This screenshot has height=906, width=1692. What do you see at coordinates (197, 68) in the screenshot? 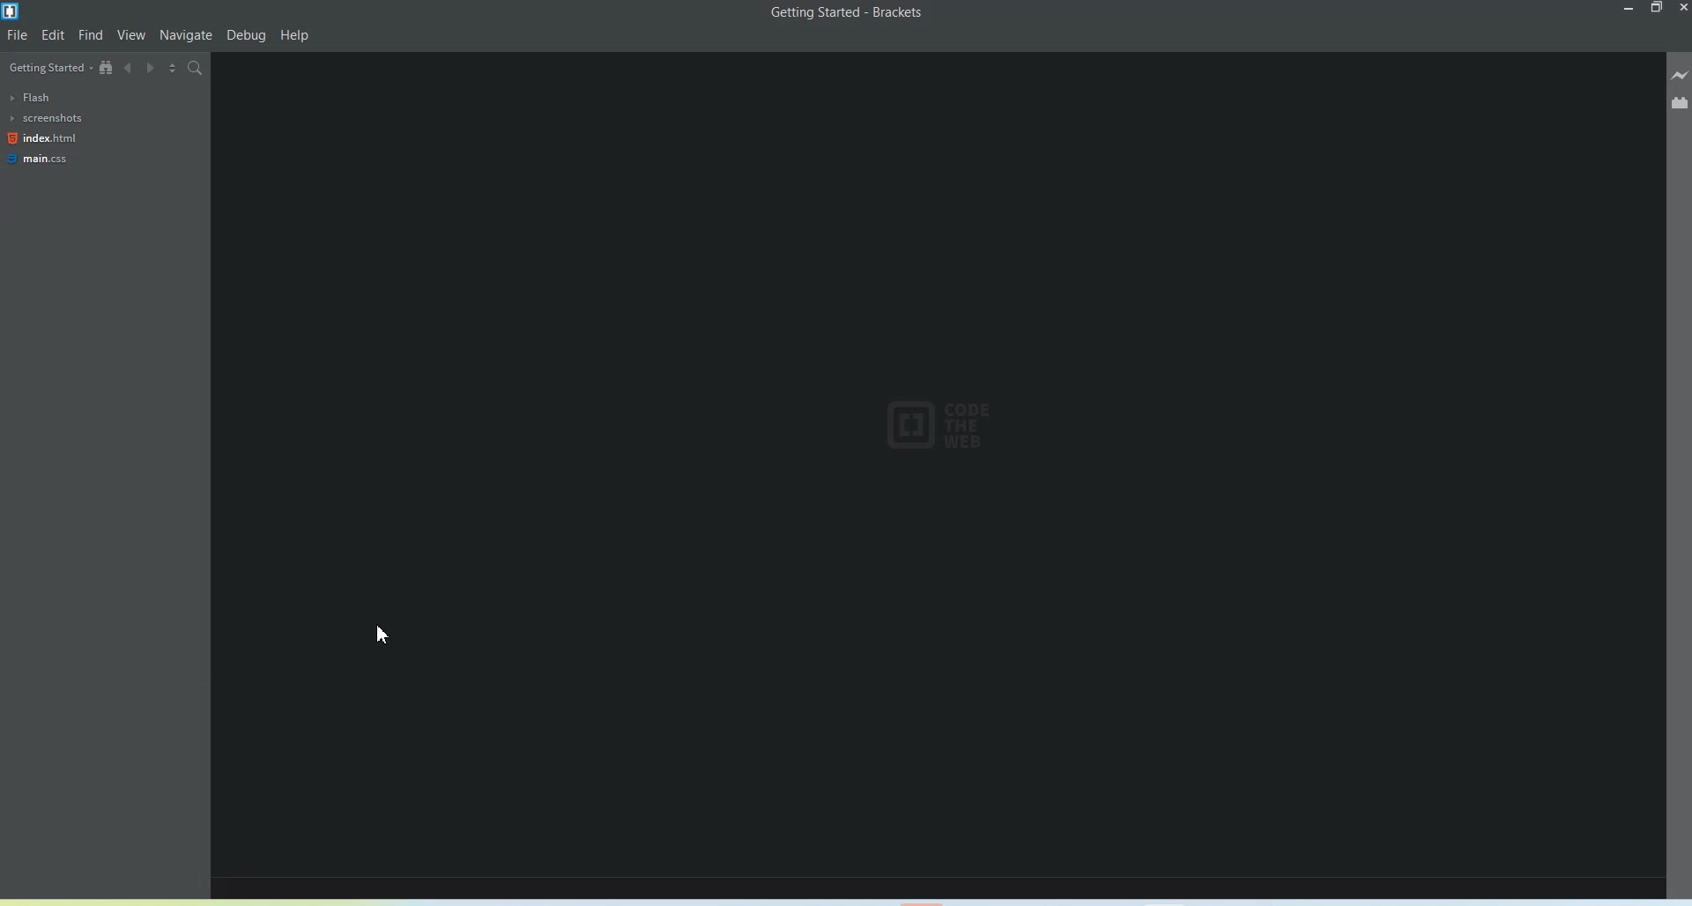
I see `Find in files` at bounding box center [197, 68].